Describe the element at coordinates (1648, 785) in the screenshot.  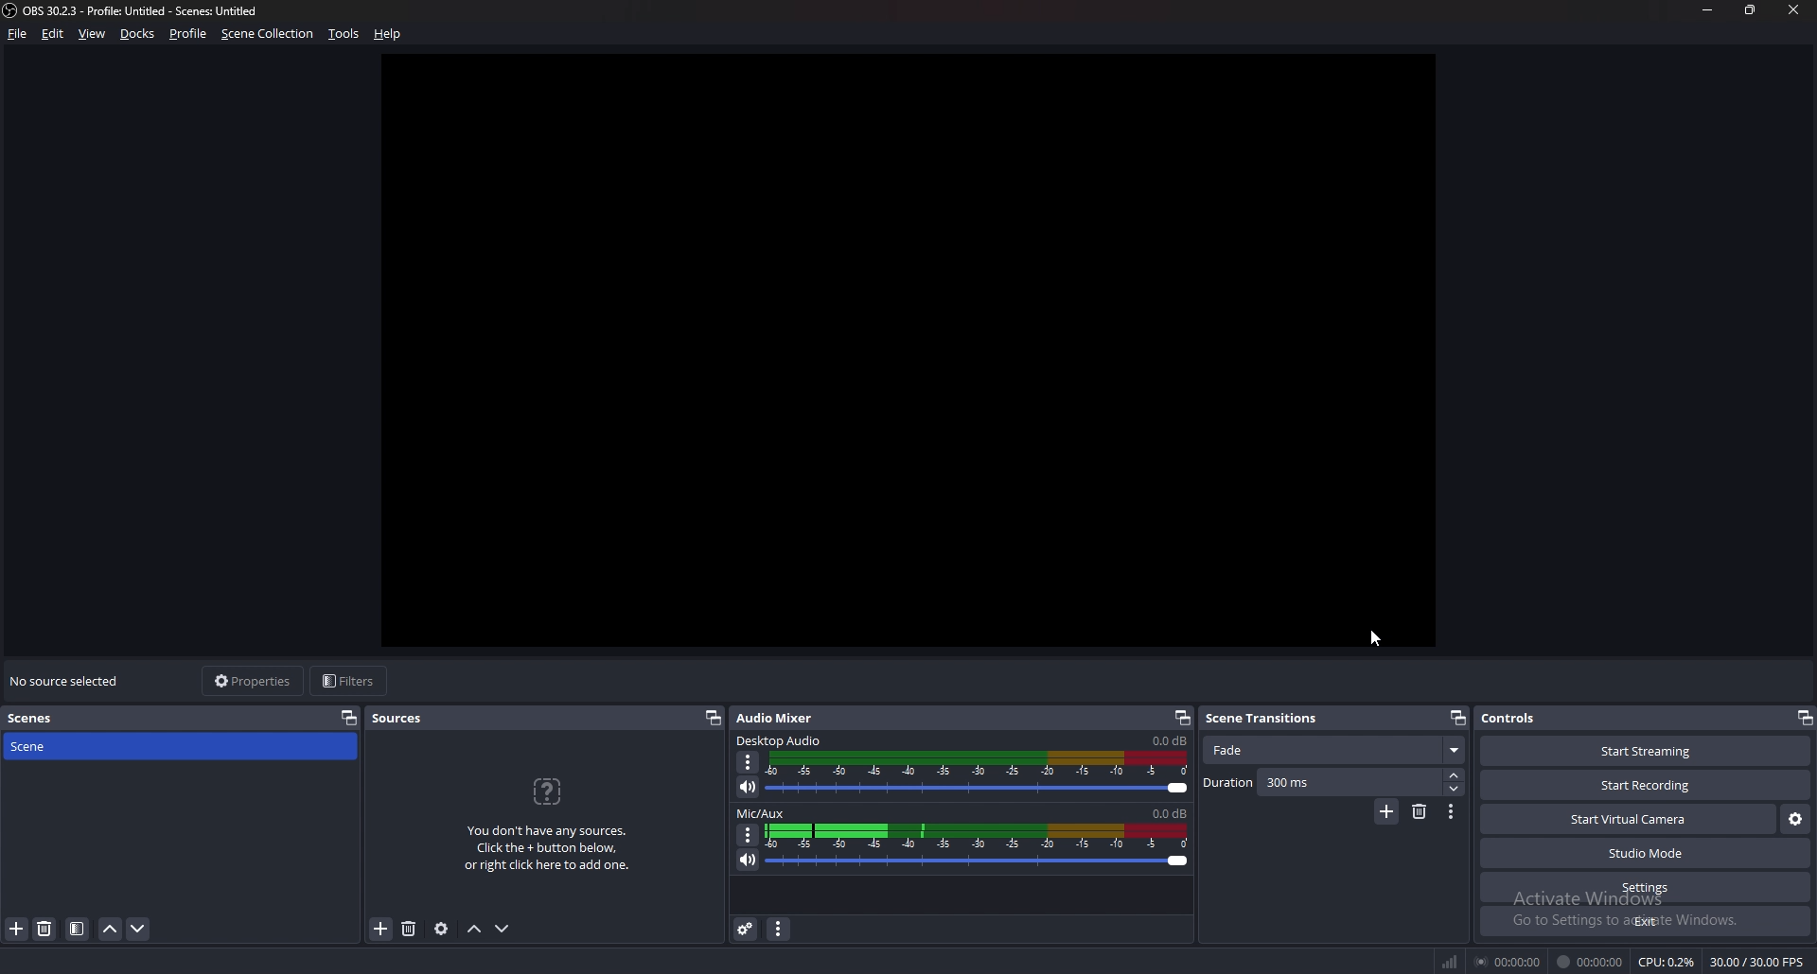
I see `start recording` at that location.